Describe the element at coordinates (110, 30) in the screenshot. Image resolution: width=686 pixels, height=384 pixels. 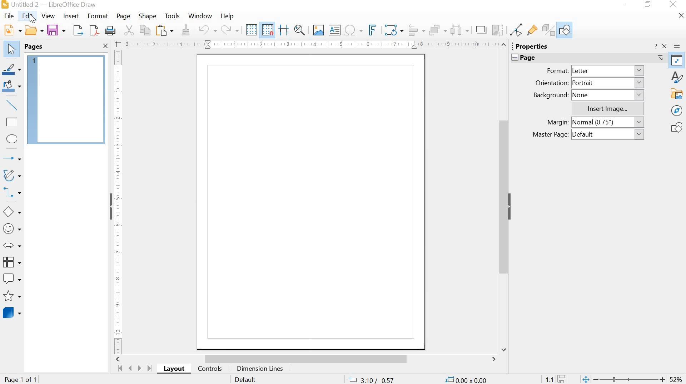
I see `Print` at that location.